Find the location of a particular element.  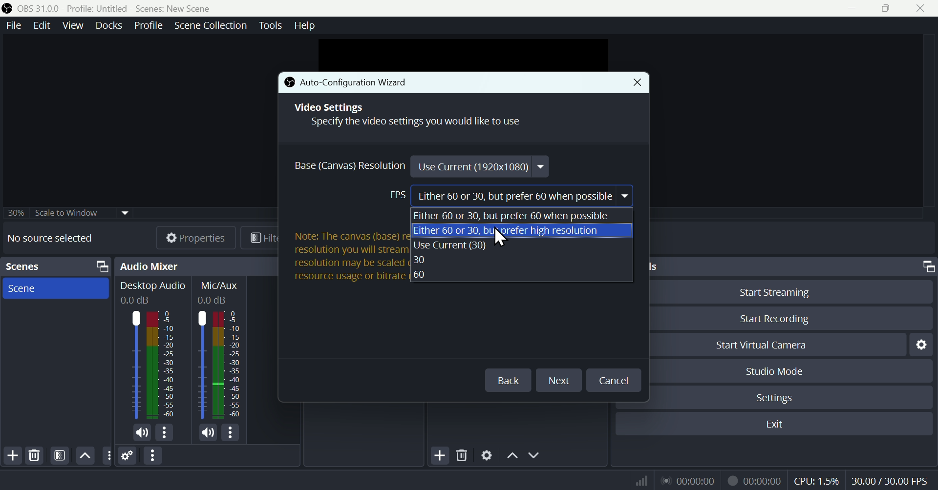

Start Recording is located at coordinates (788, 319).